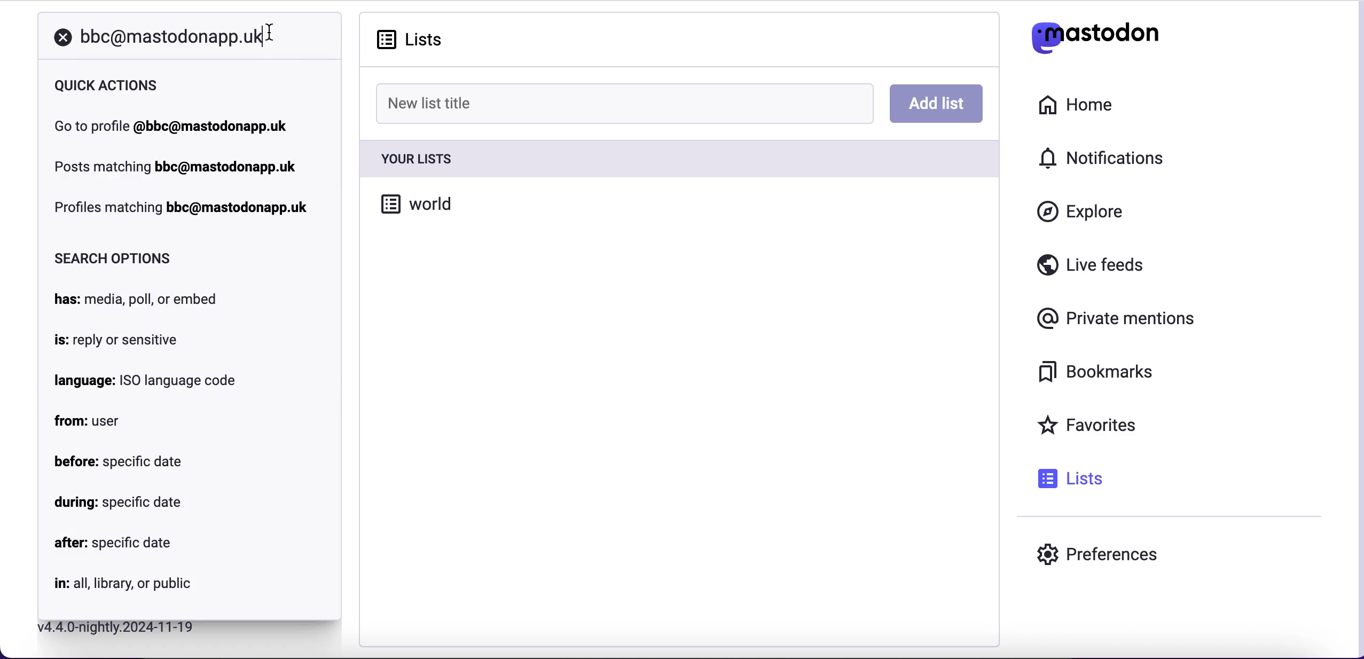 The height and width of the screenshot is (659, 1364). Describe the element at coordinates (171, 126) in the screenshot. I see `go to profile` at that location.